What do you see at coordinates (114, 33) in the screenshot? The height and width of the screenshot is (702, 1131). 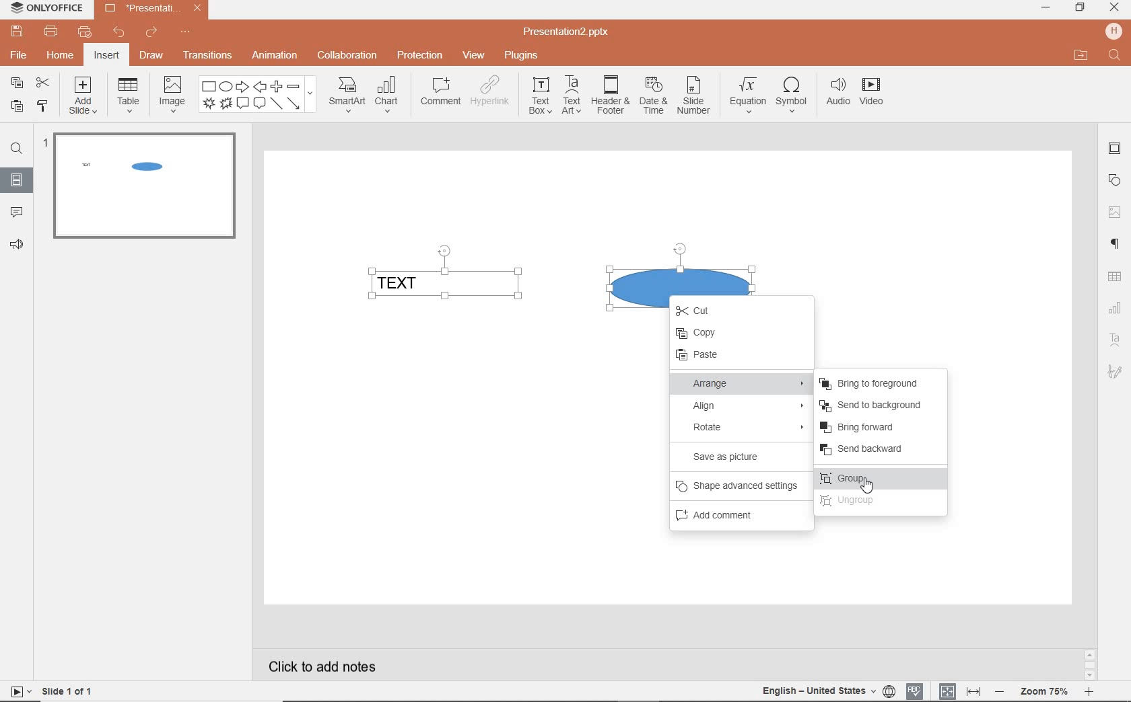 I see `undo` at bounding box center [114, 33].